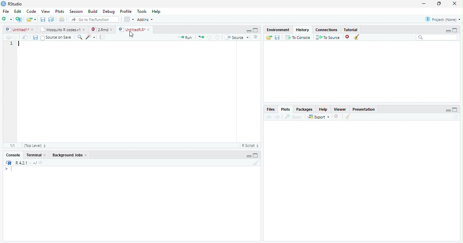  I want to click on Console, so click(13, 155).